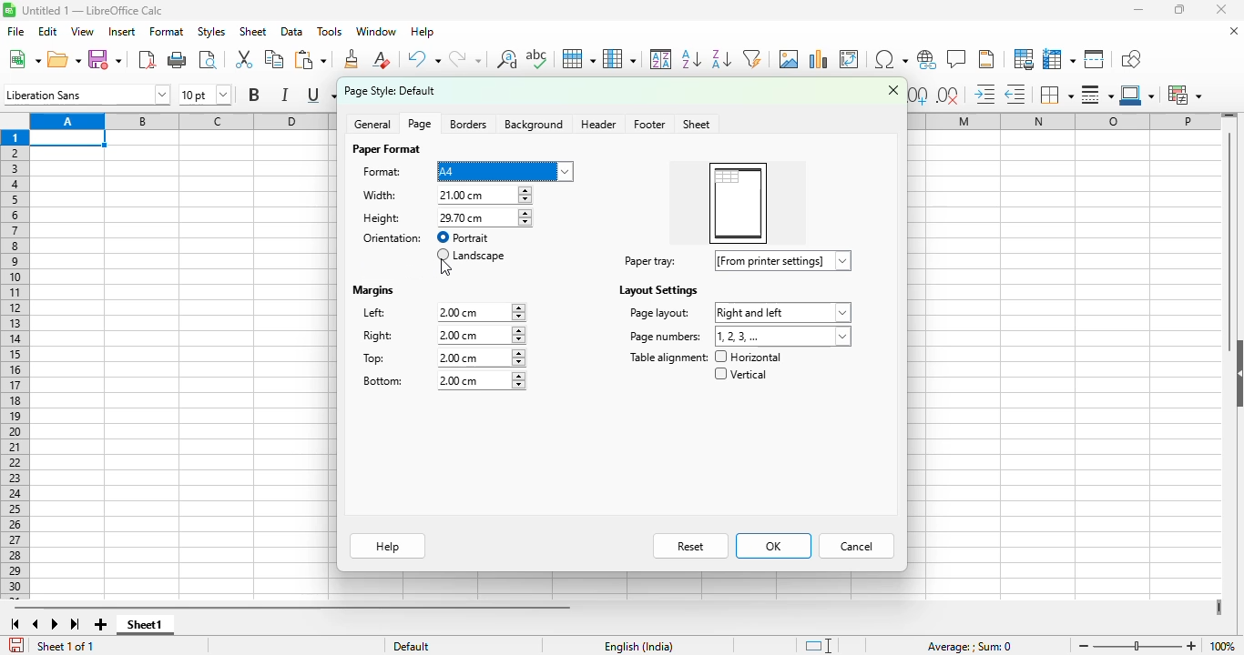  What do you see at coordinates (958, 58) in the screenshot?
I see `insert comment` at bounding box center [958, 58].